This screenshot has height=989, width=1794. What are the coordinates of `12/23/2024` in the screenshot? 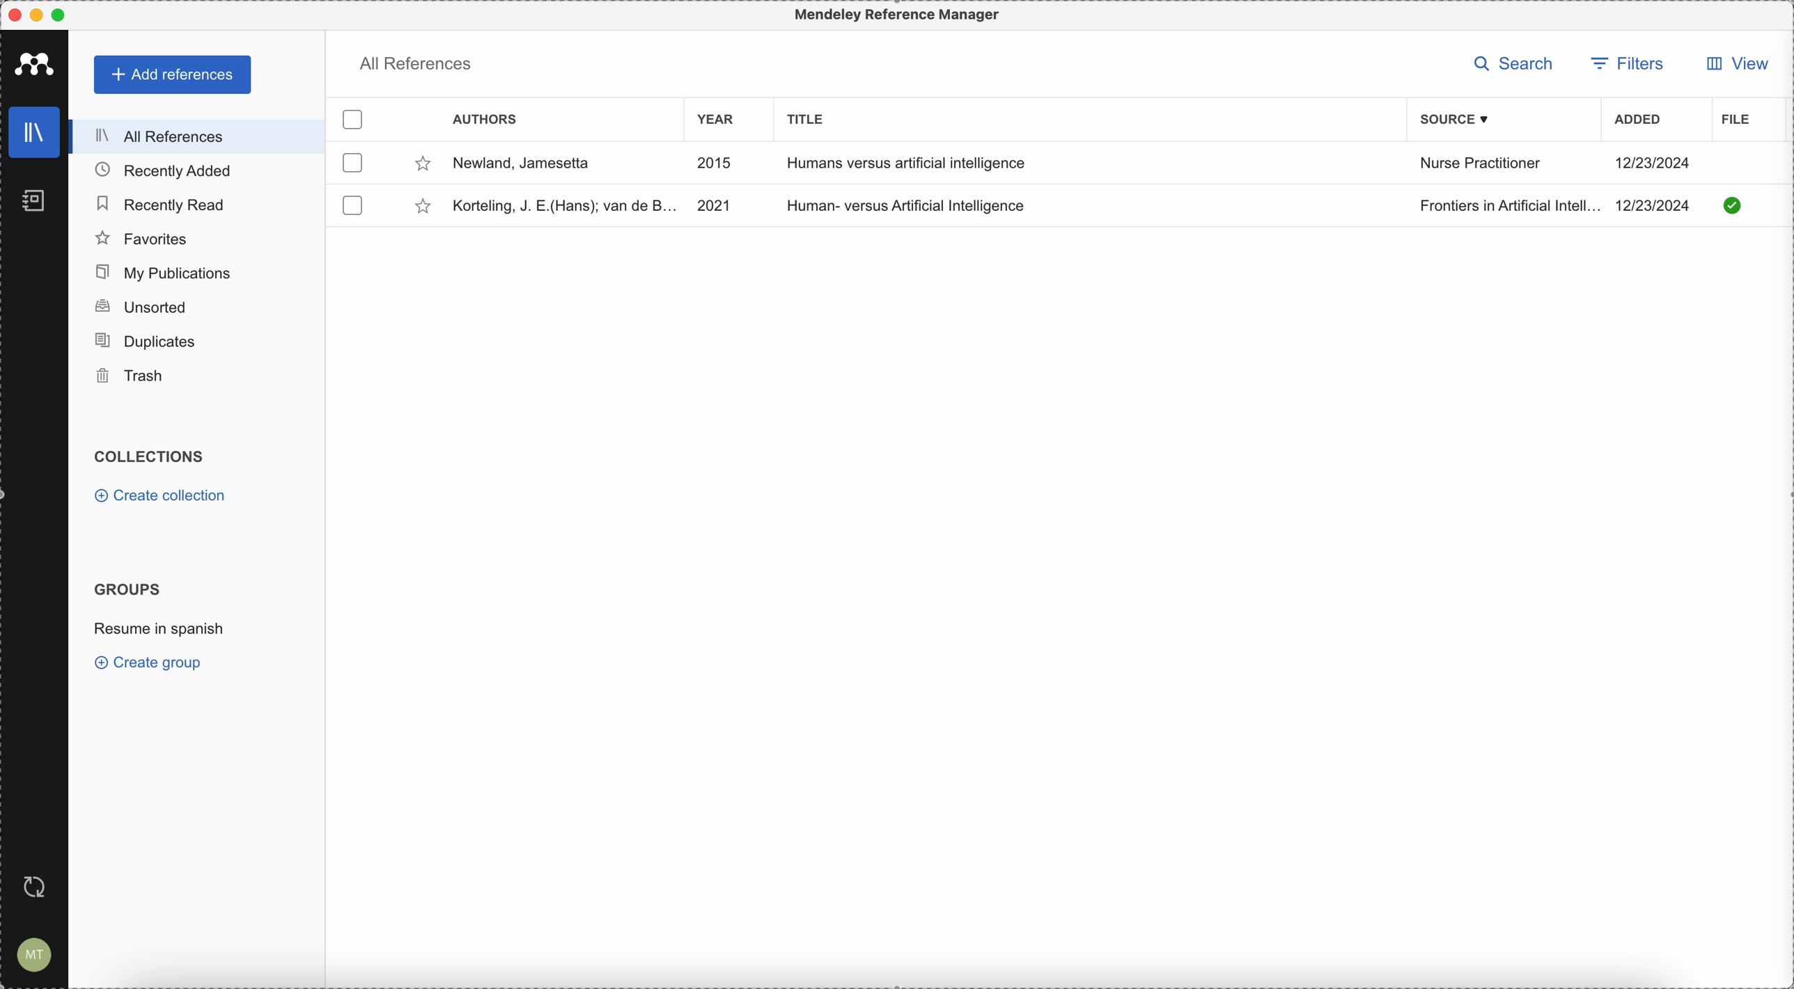 It's located at (1654, 162).